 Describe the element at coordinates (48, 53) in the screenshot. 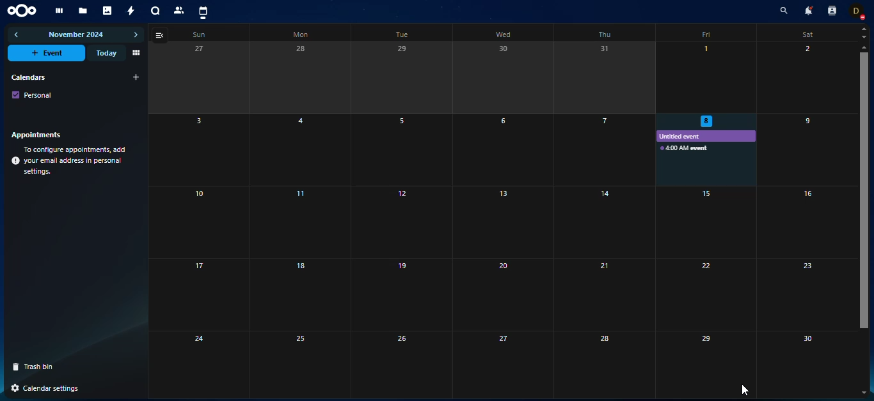

I see `event` at that location.